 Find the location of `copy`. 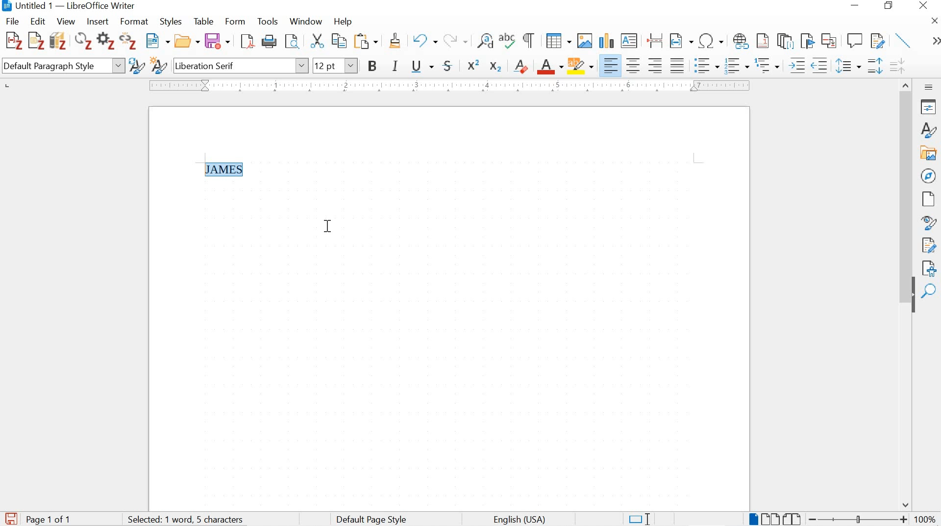

copy is located at coordinates (338, 41).